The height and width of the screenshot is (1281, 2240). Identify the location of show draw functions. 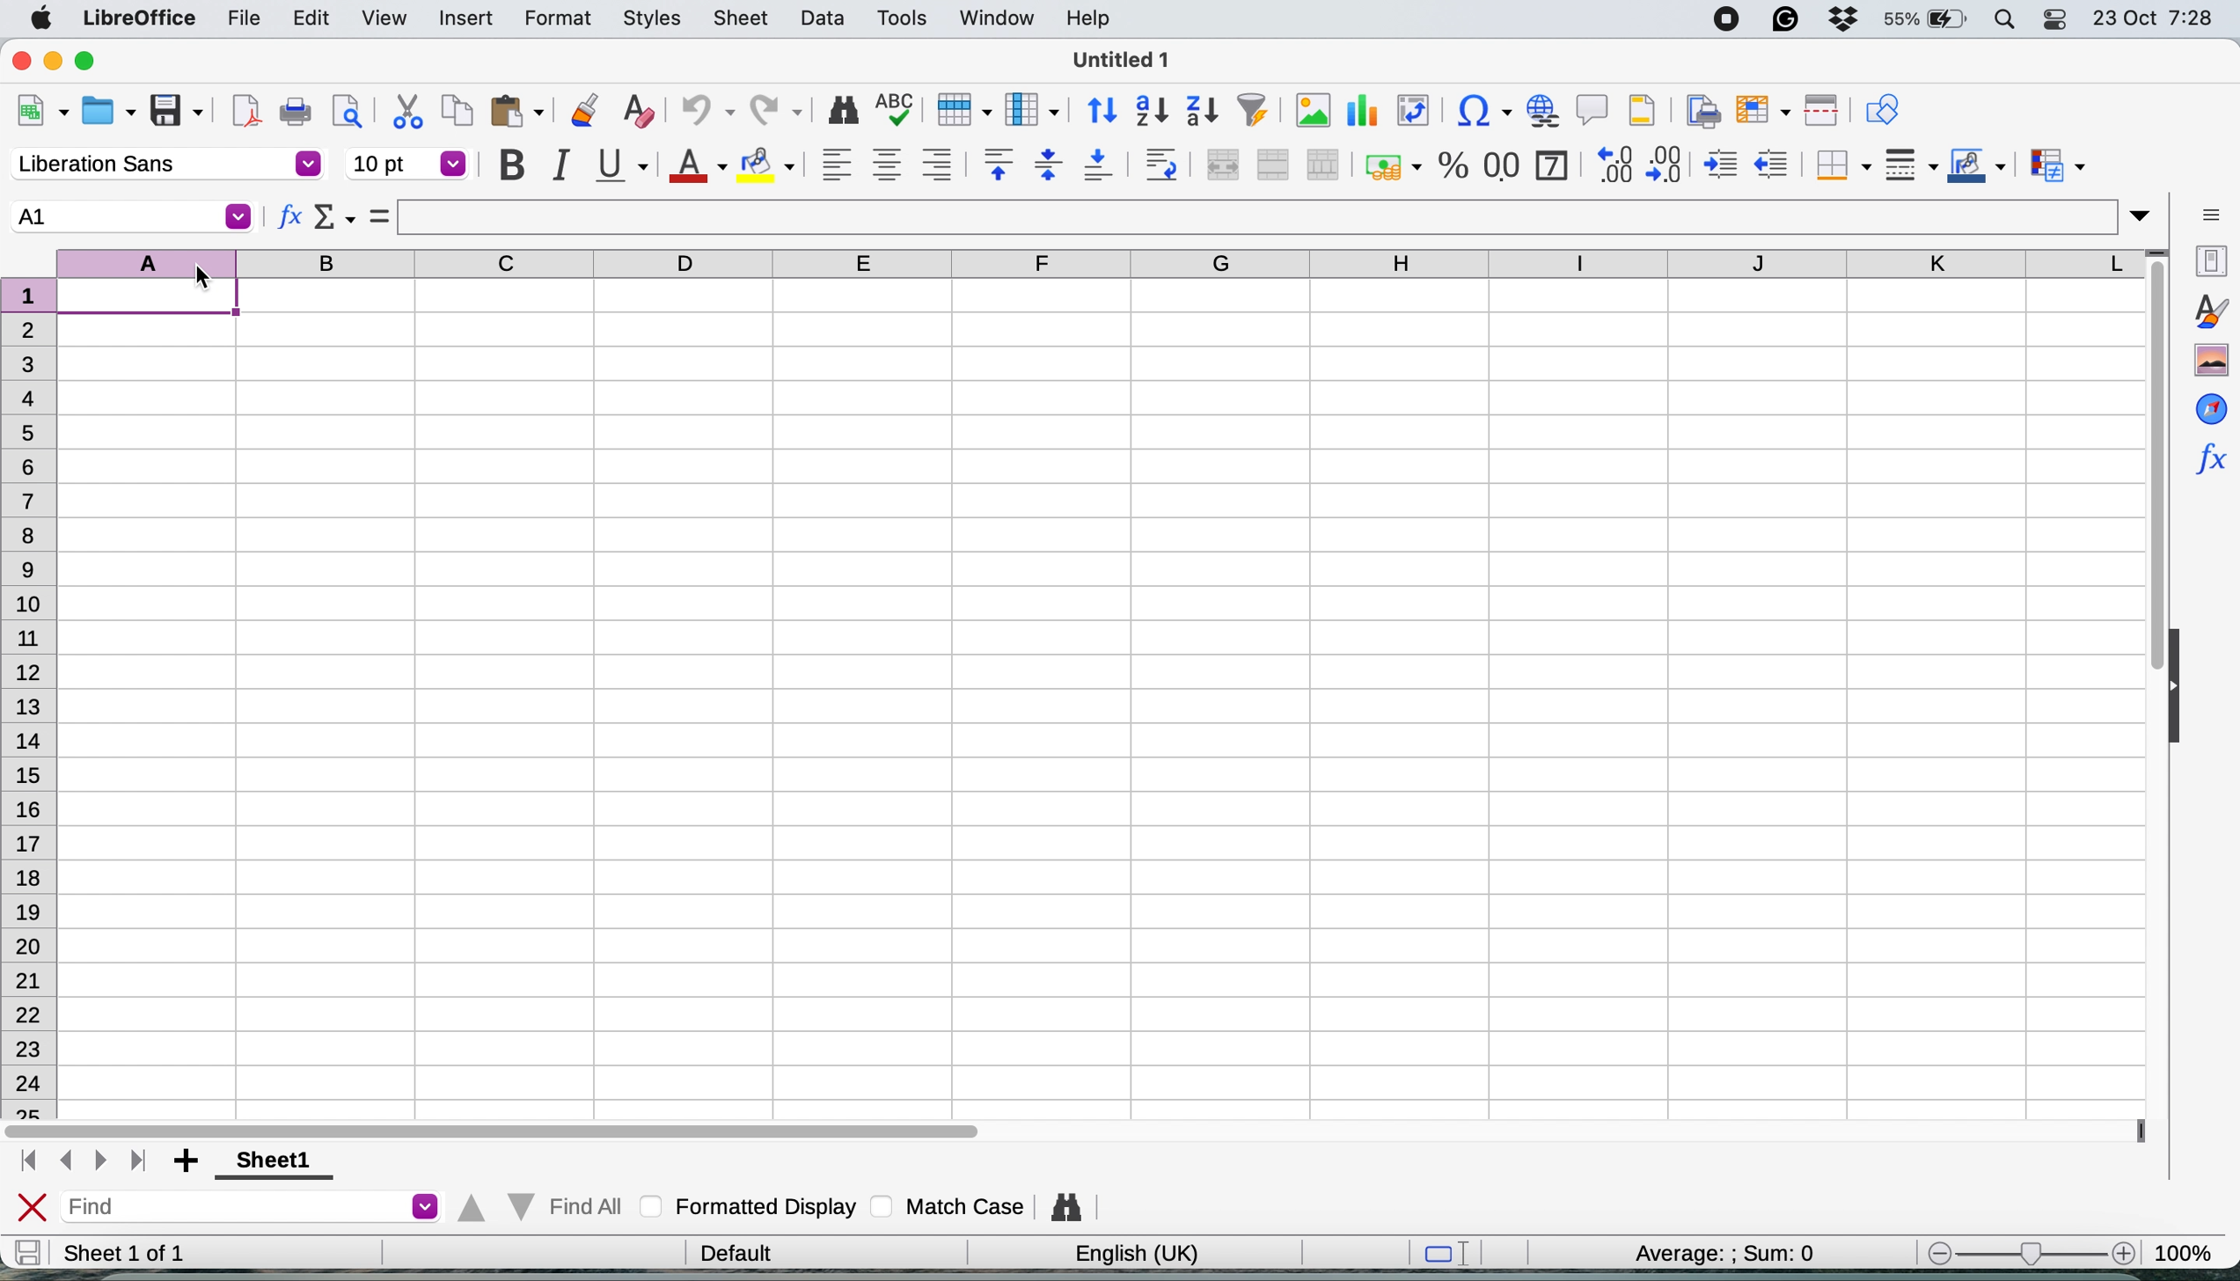
(1881, 109).